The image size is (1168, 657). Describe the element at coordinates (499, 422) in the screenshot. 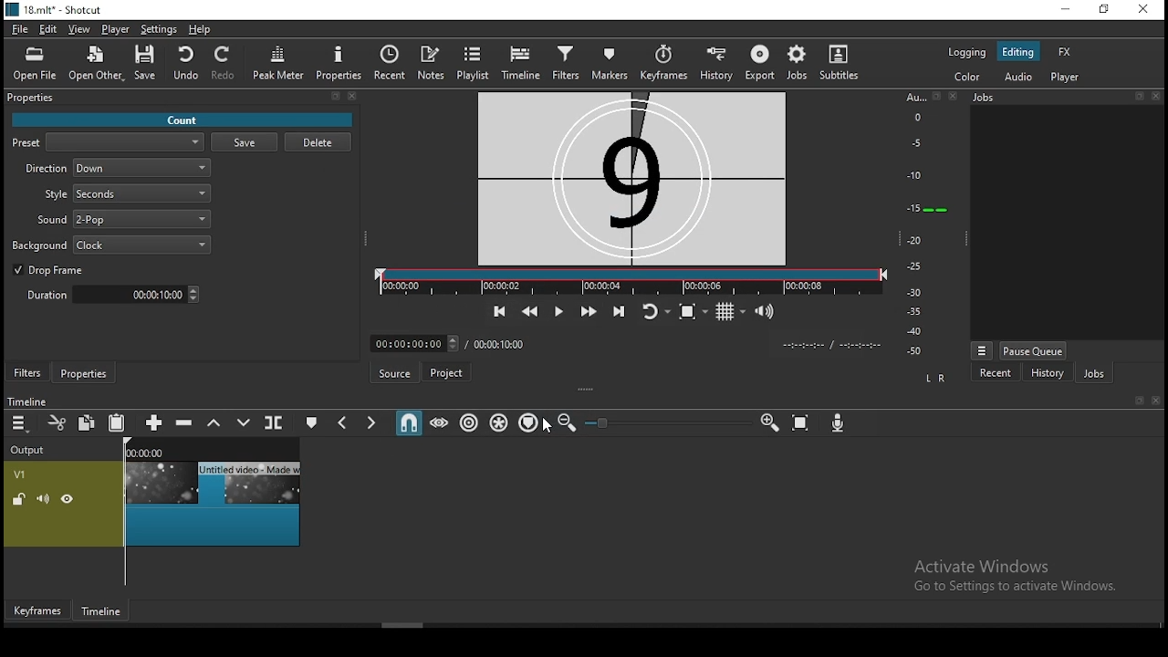

I see `ripple all tracks` at that location.